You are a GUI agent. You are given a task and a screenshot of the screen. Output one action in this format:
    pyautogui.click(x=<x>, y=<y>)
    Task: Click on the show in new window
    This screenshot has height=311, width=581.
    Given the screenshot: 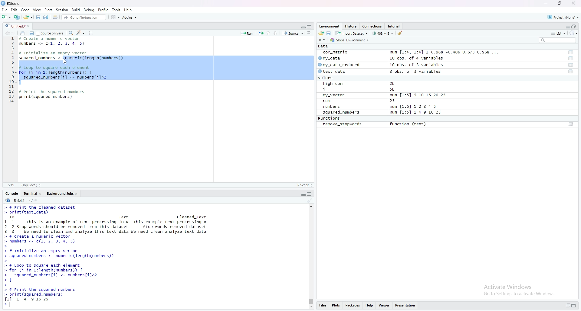 What is the action you would take?
    pyautogui.click(x=22, y=33)
    